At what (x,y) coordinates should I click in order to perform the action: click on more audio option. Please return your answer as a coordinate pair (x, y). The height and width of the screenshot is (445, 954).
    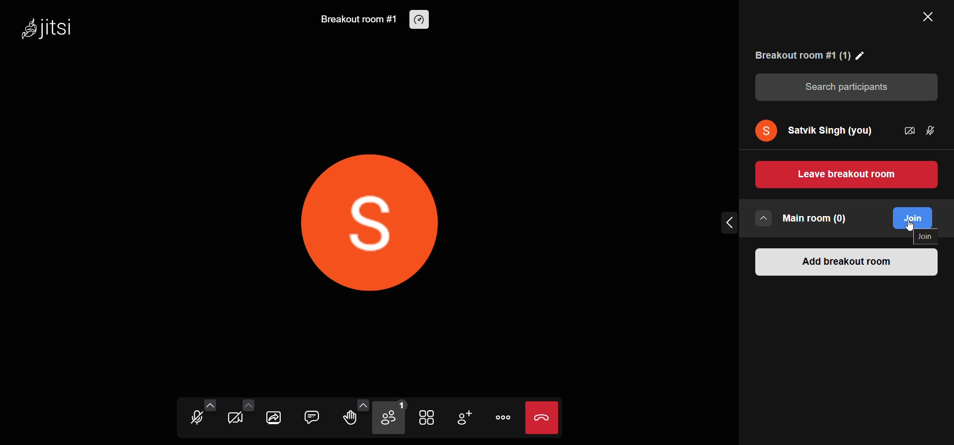
    Looking at the image, I should click on (208, 403).